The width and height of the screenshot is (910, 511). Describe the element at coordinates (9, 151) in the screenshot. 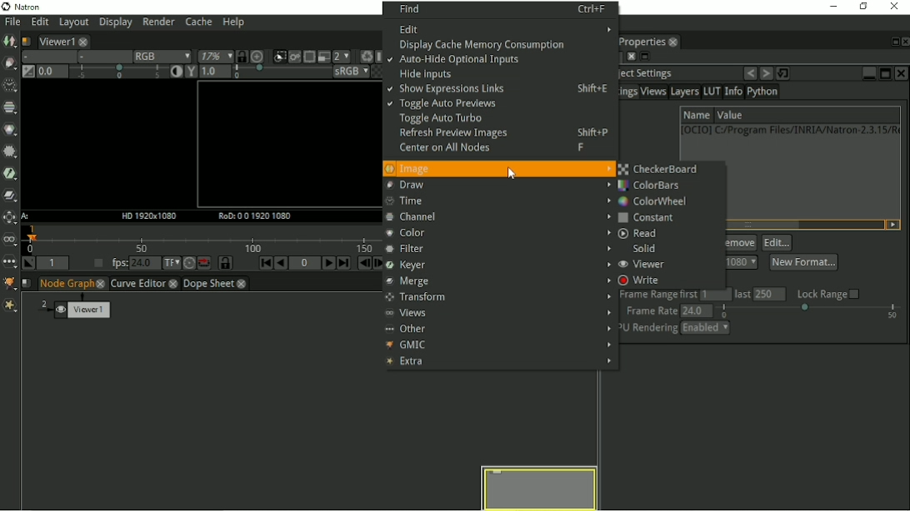

I see `Filter` at that location.